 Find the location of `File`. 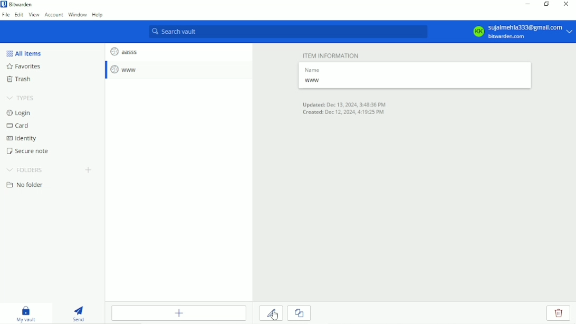

File is located at coordinates (6, 15).